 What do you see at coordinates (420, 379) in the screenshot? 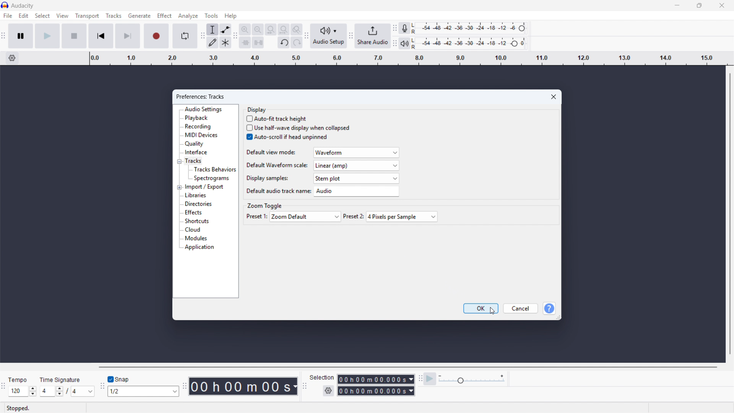
I see `play at speed toolbar` at bounding box center [420, 379].